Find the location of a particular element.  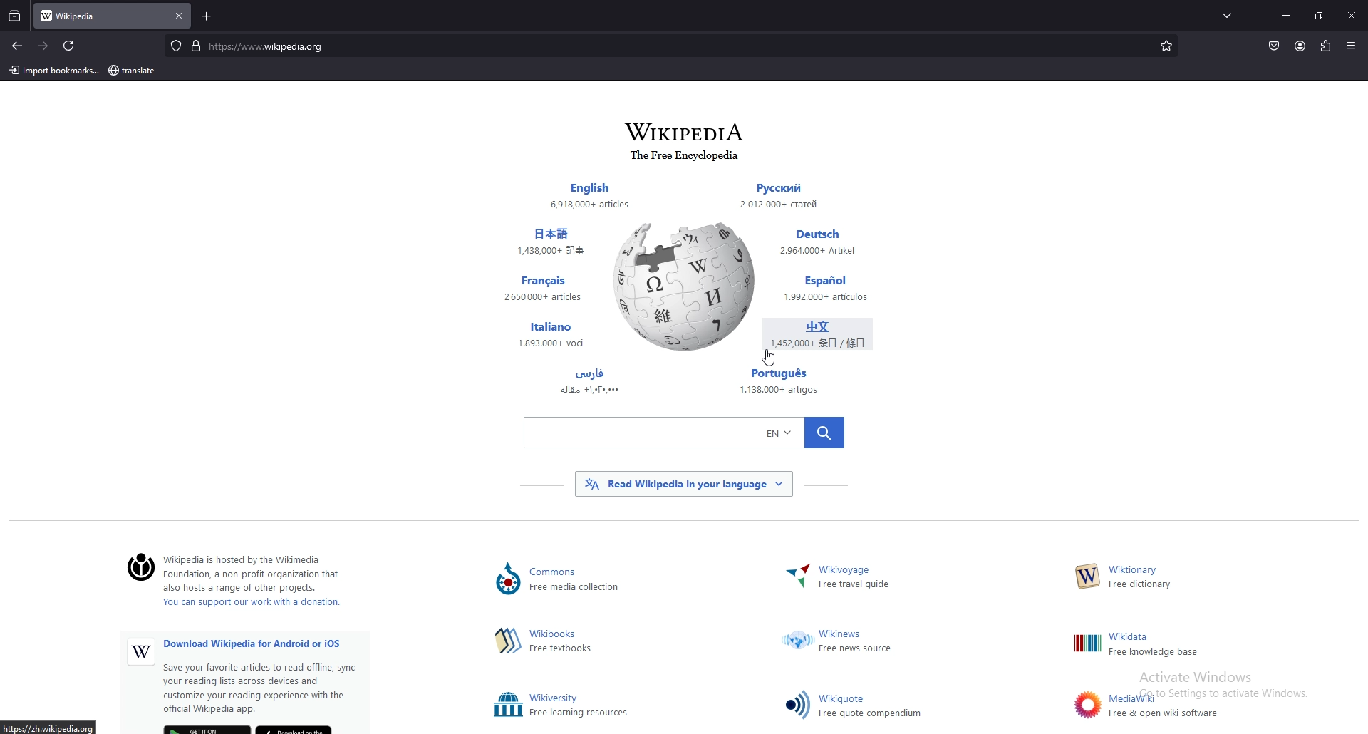

 is located at coordinates (271, 678).